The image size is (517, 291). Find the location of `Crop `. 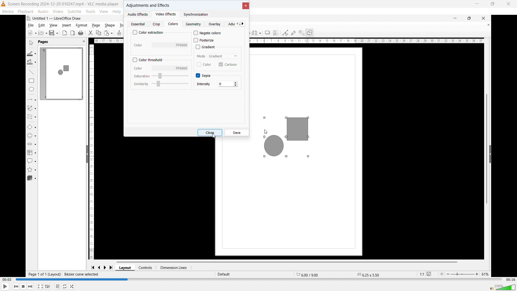

Crop  is located at coordinates (156, 24).